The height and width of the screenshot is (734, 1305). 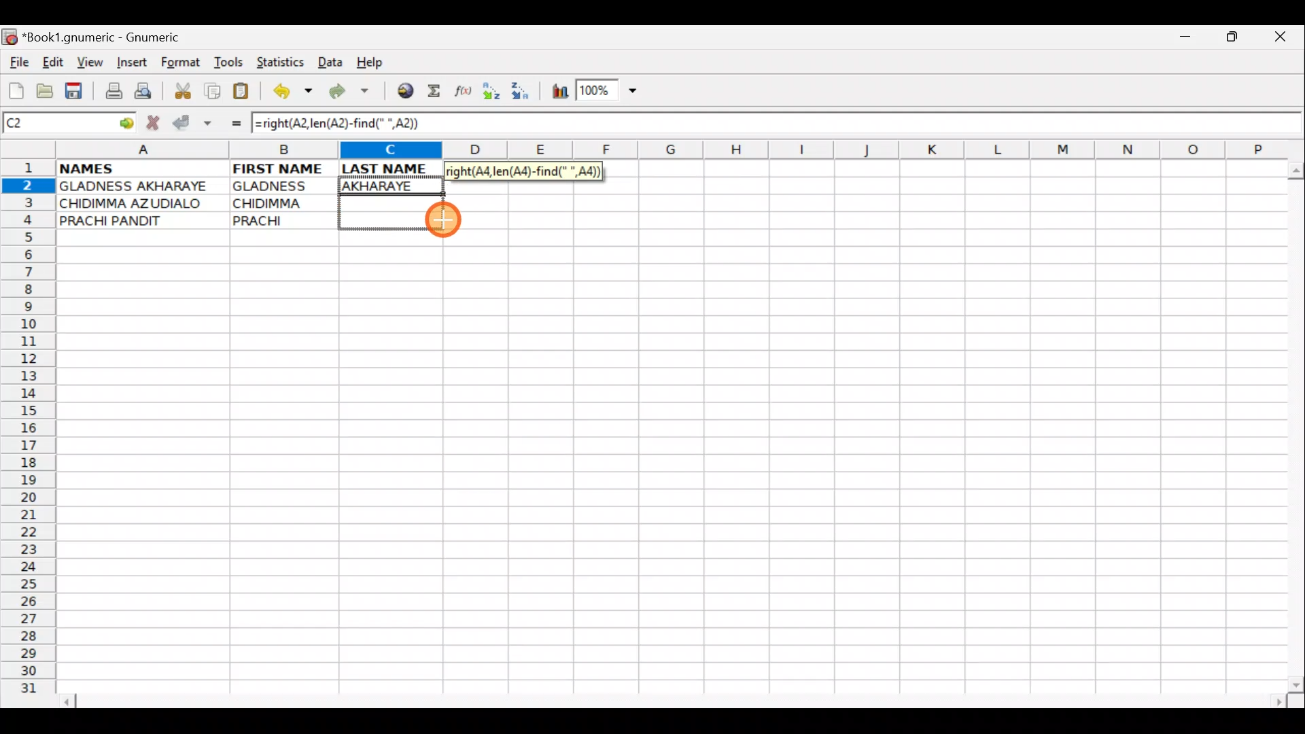 What do you see at coordinates (524, 94) in the screenshot?
I see `Sort Descending order` at bounding box center [524, 94].